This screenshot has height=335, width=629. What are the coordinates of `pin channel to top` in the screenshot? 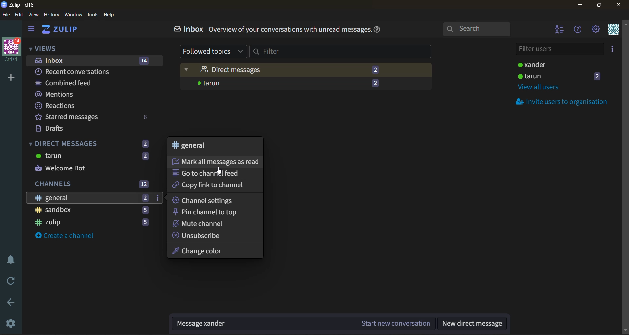 It's located at (208, 212).